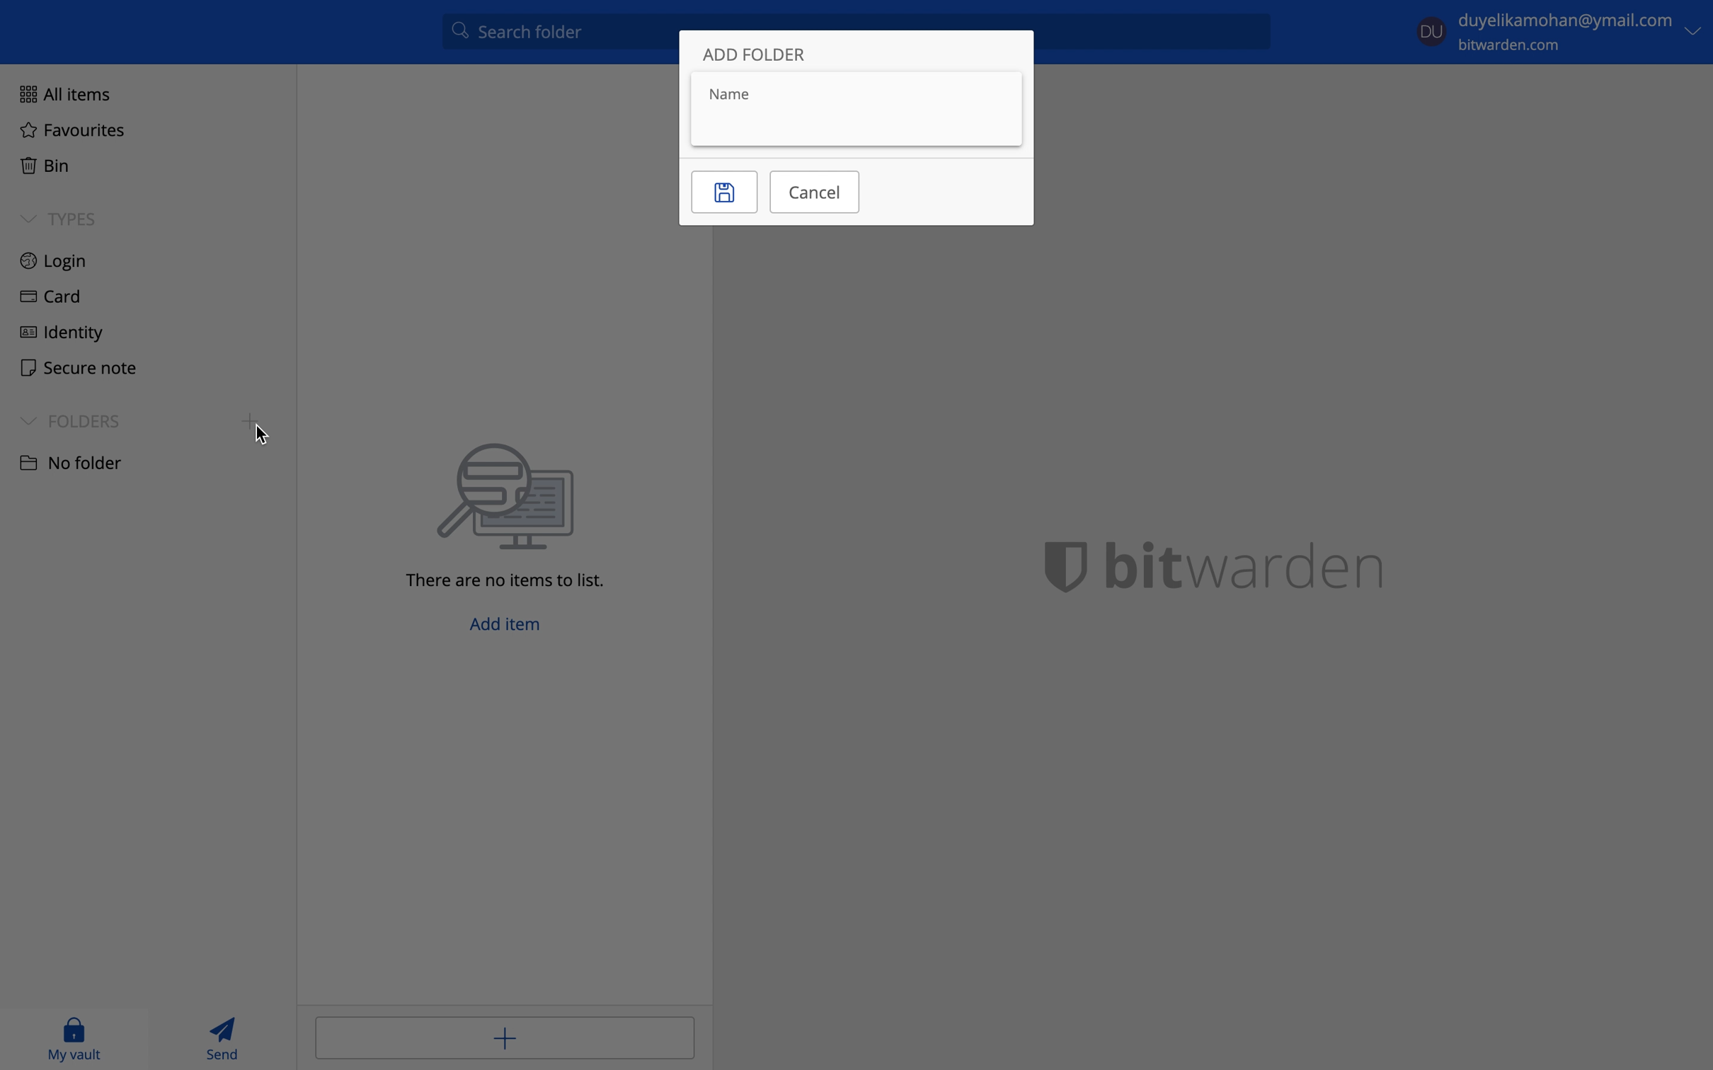 This screenshot has height=1070, width=1713. Describe the element at coordinates (724, 192) in the screenshot. I see `save` at that location.